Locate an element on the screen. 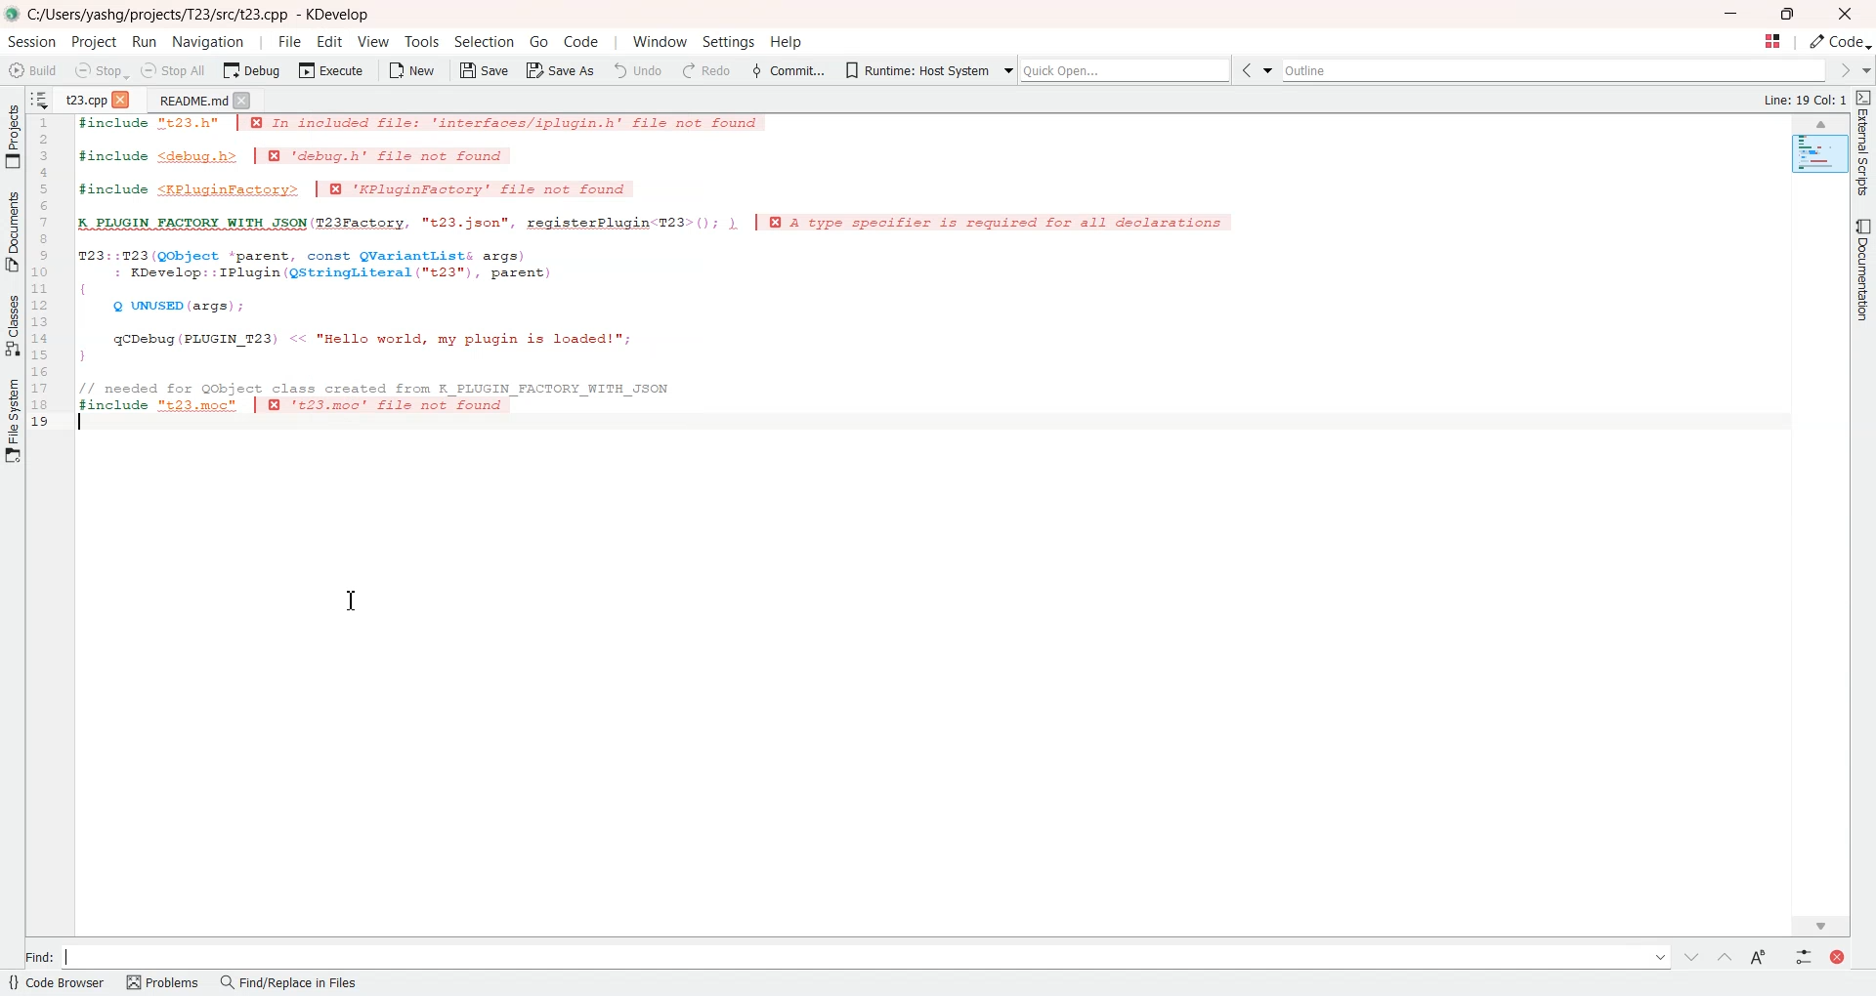 The image size is (1876, 996). New is located at coordinates (413, 69).